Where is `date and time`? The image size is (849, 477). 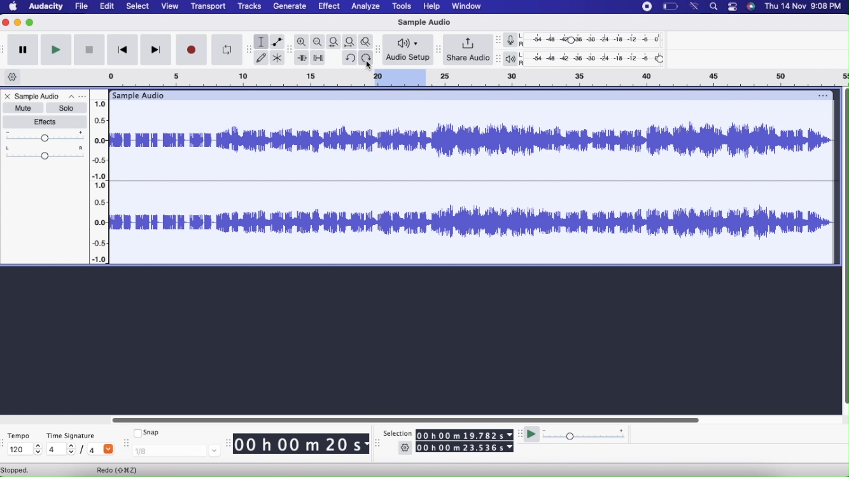 date and time is located at coordinates (803, 6).